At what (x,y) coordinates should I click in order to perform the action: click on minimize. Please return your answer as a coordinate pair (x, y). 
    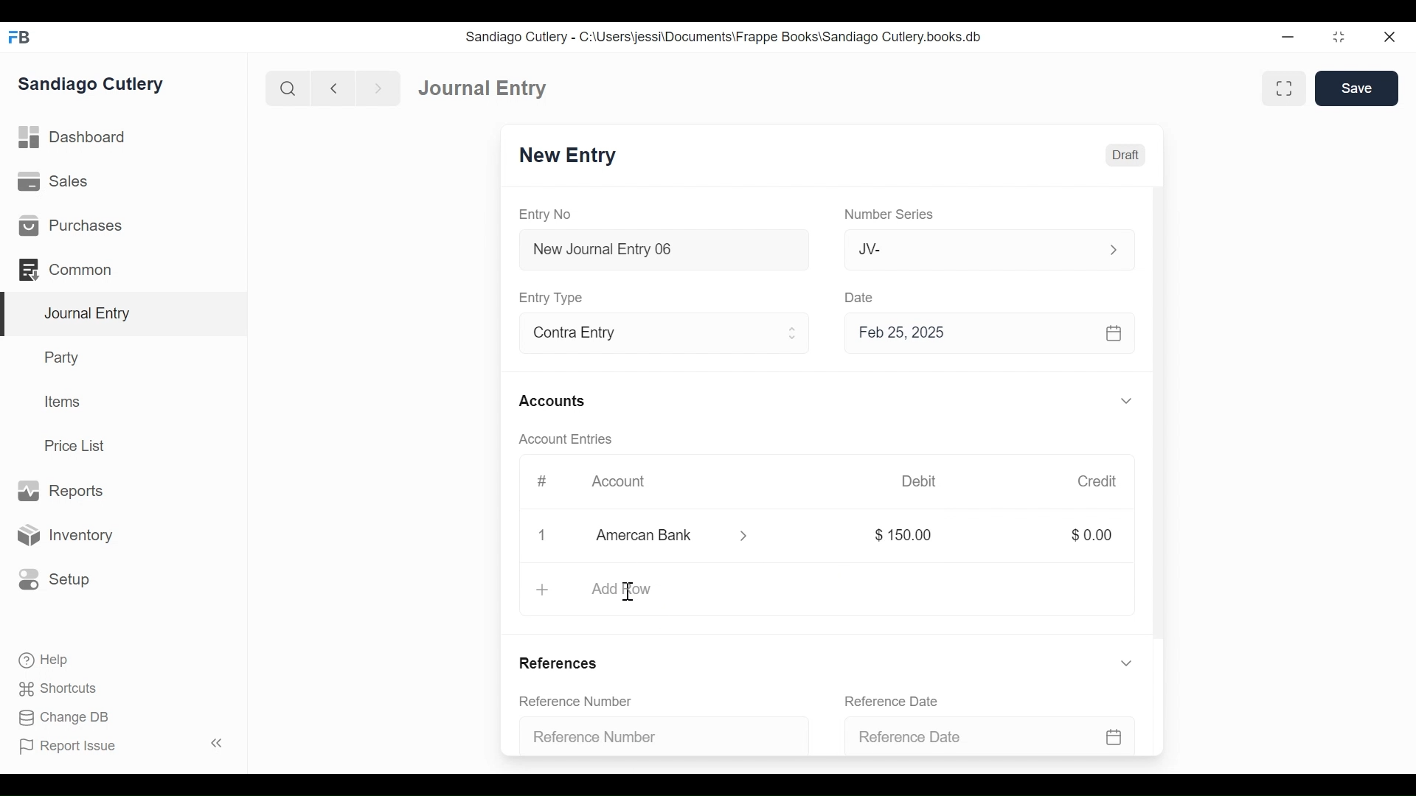
    Looking at the image, I should click on (1288, 36).